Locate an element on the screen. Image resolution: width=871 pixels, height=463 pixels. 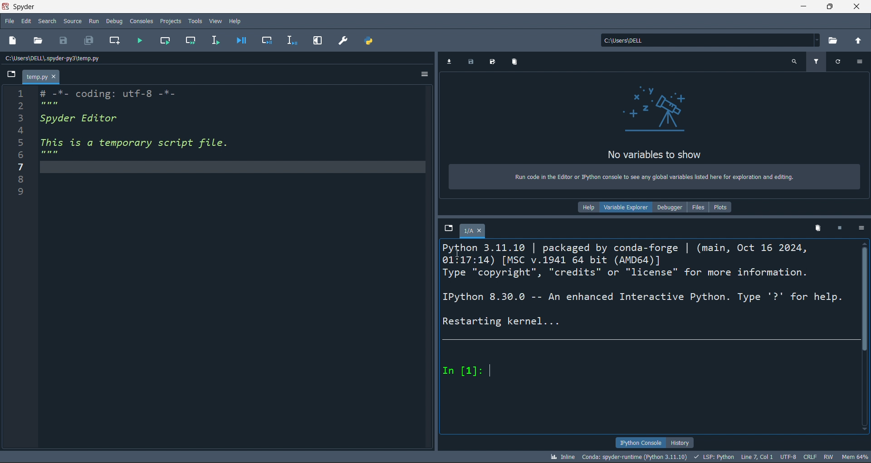
expand pane is located at coordinates (318, 40).